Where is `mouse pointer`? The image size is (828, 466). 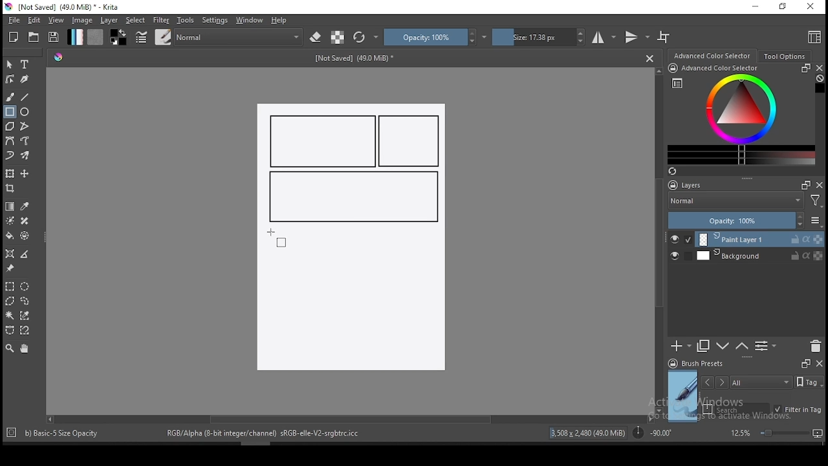
mouse pointer is located at coordinates (278, 239).